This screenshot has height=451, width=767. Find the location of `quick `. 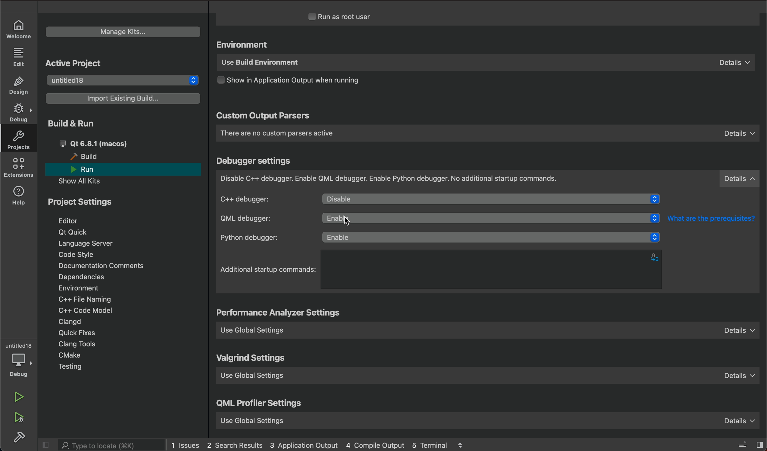

quick  is located at coordinates (79, 334).